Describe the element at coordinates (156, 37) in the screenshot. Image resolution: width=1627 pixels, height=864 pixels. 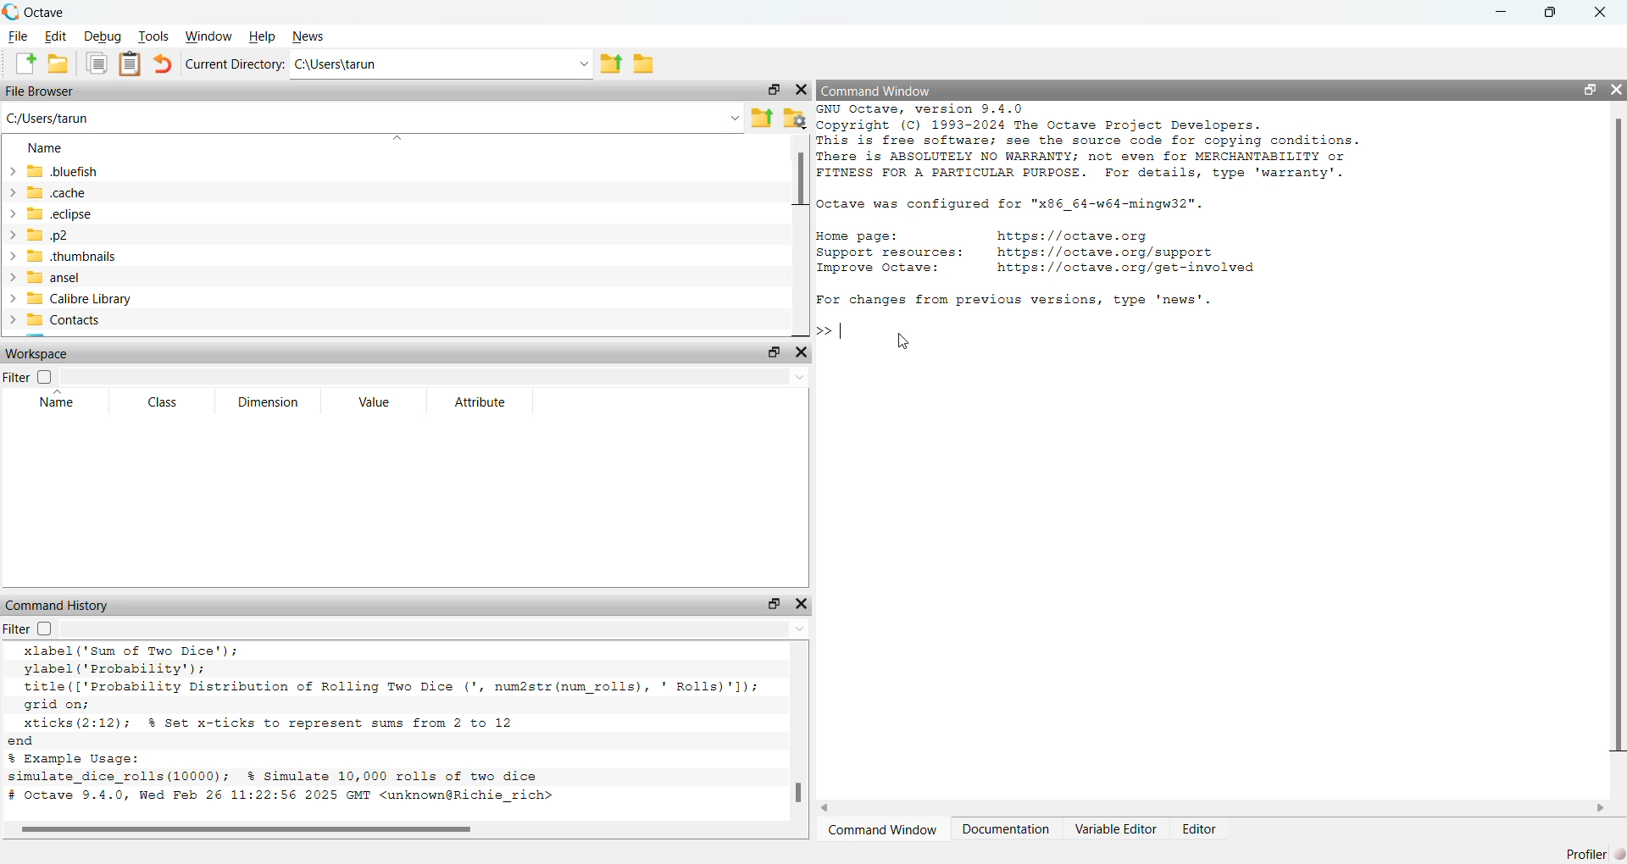
I see `Tools` at that location.